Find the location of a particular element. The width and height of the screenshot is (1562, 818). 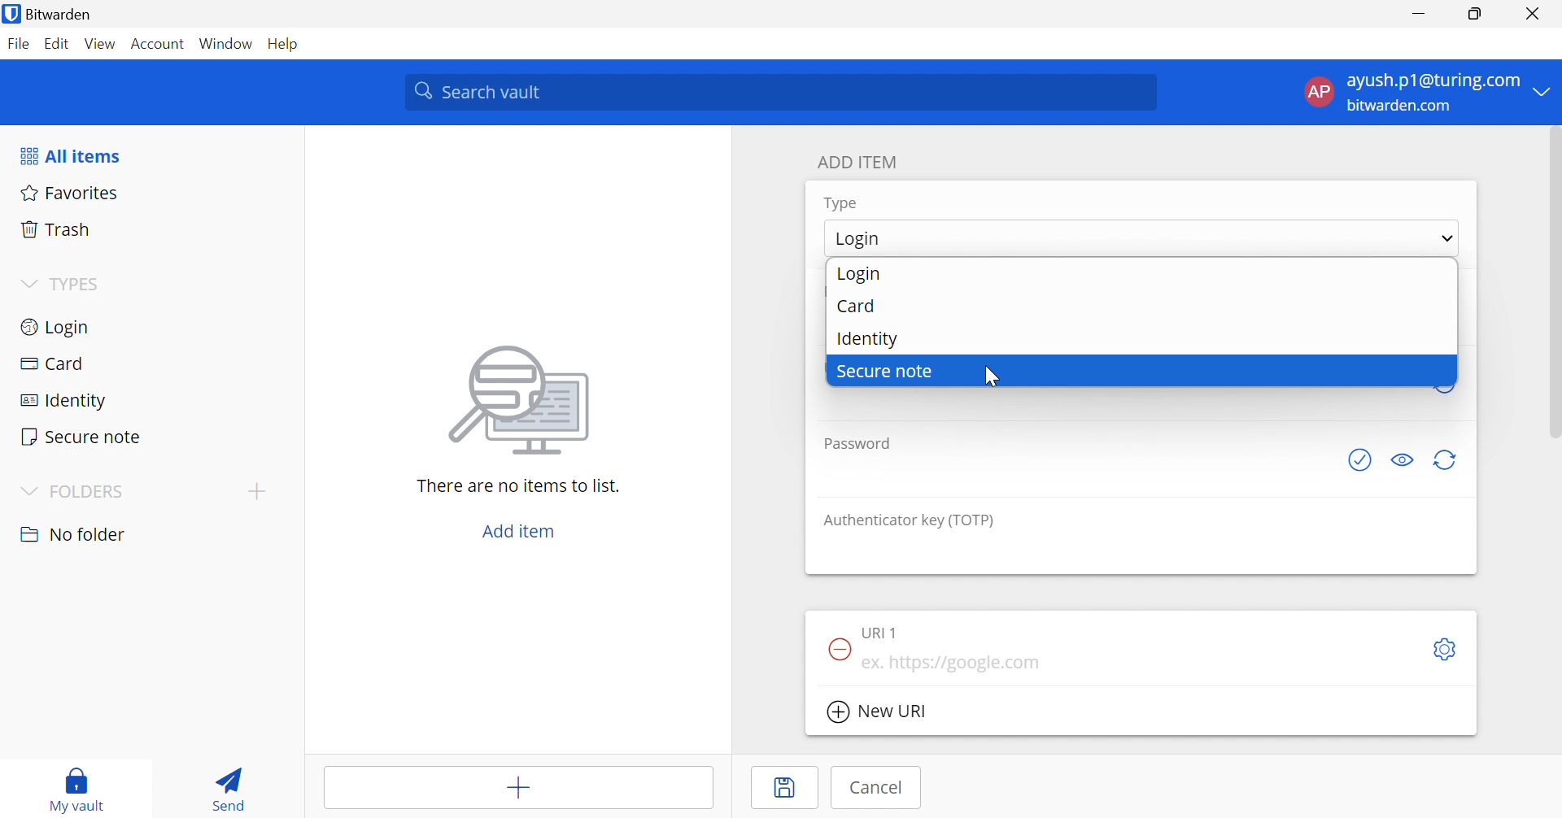

My vault is located at coordinates (79, 789).